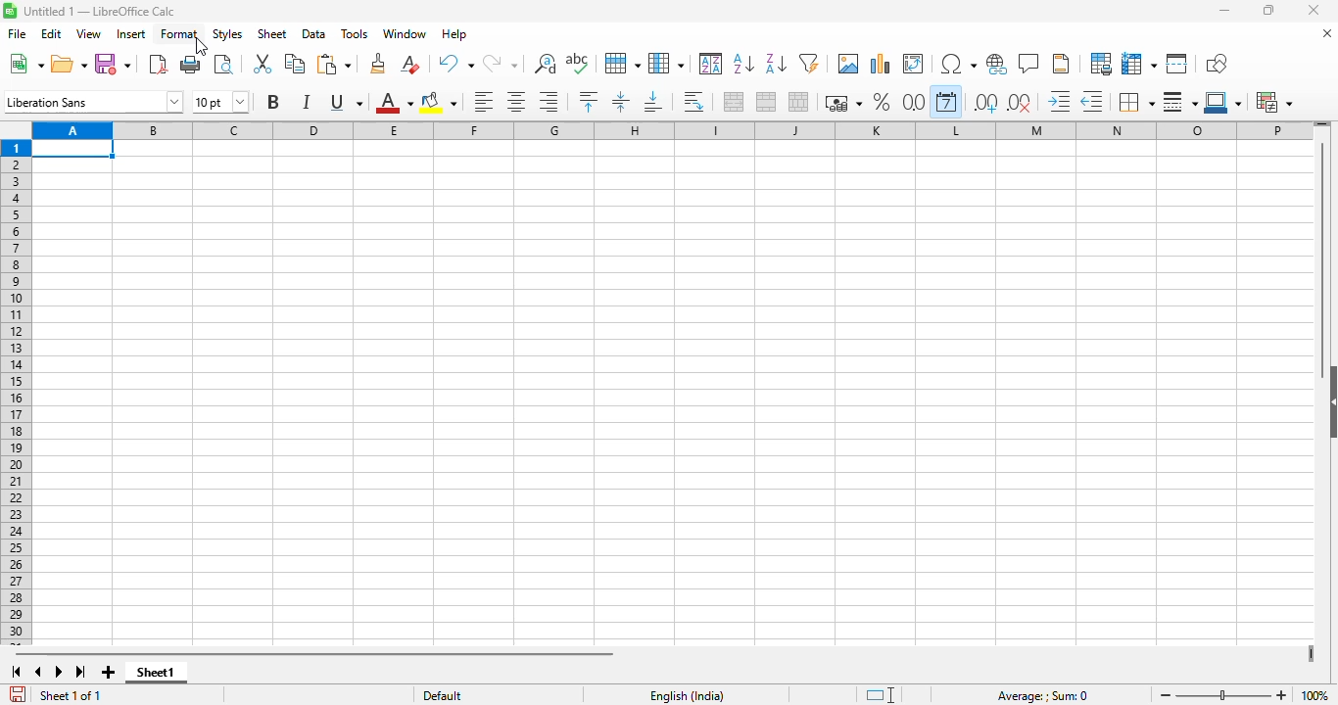 This screenshot has width=1338, height=705. Describe the element at coordinates (19, 694) in the screenshot. I see `click to save the document` at that location.